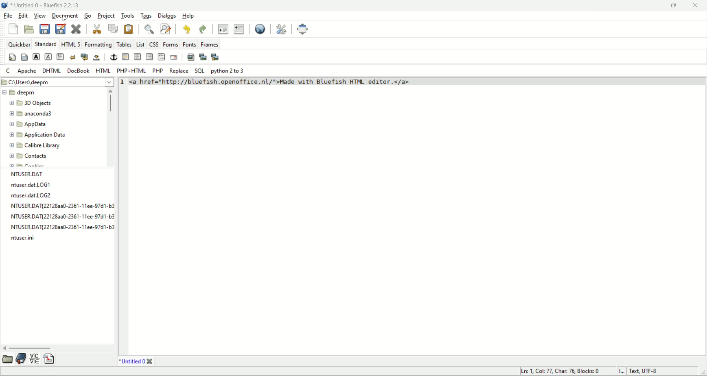 The width and height of the screenshot is (707, 376). I want to click on tags, so click(146, 15).